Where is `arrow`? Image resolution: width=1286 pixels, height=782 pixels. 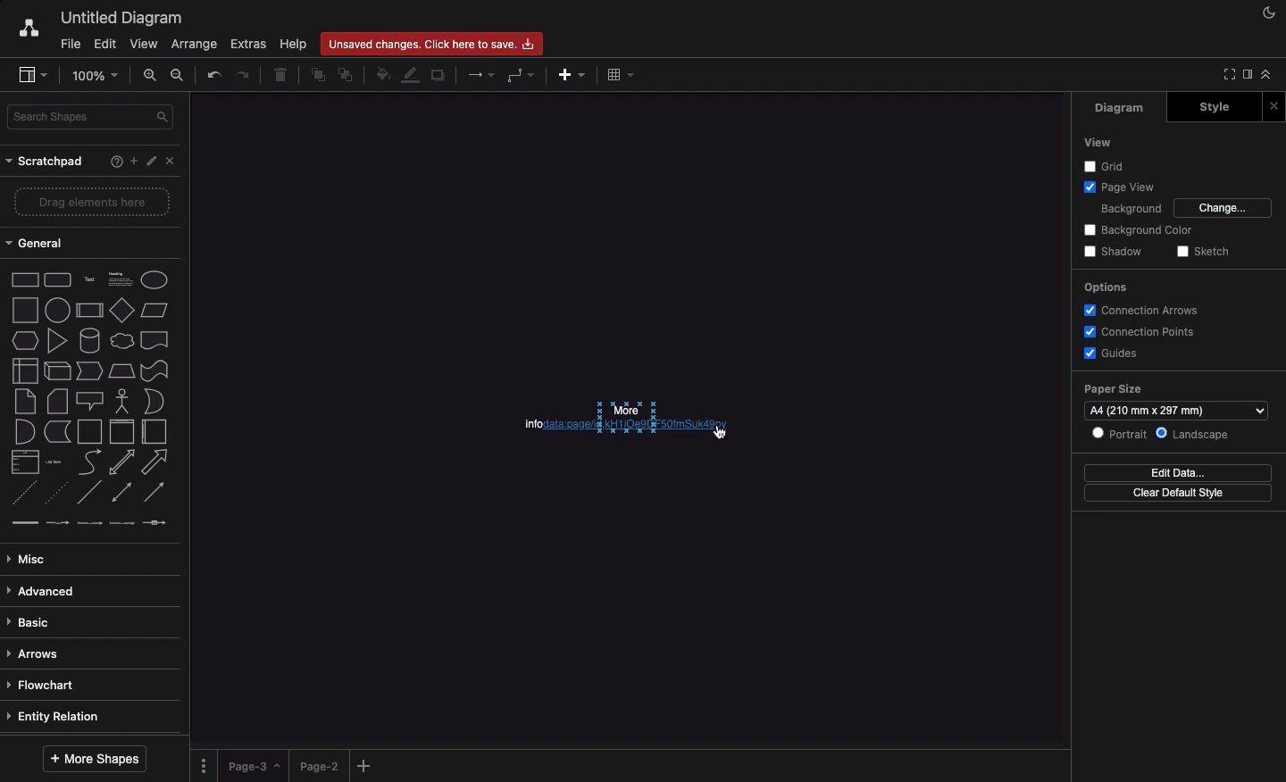
arrow is located at coordinates (155, 462).